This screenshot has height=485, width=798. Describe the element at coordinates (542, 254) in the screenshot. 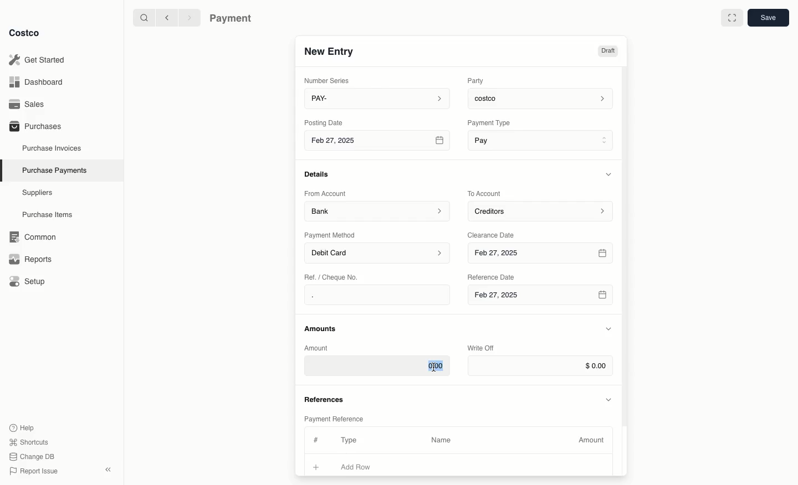

I see `Feb 27, 2025` at that location.